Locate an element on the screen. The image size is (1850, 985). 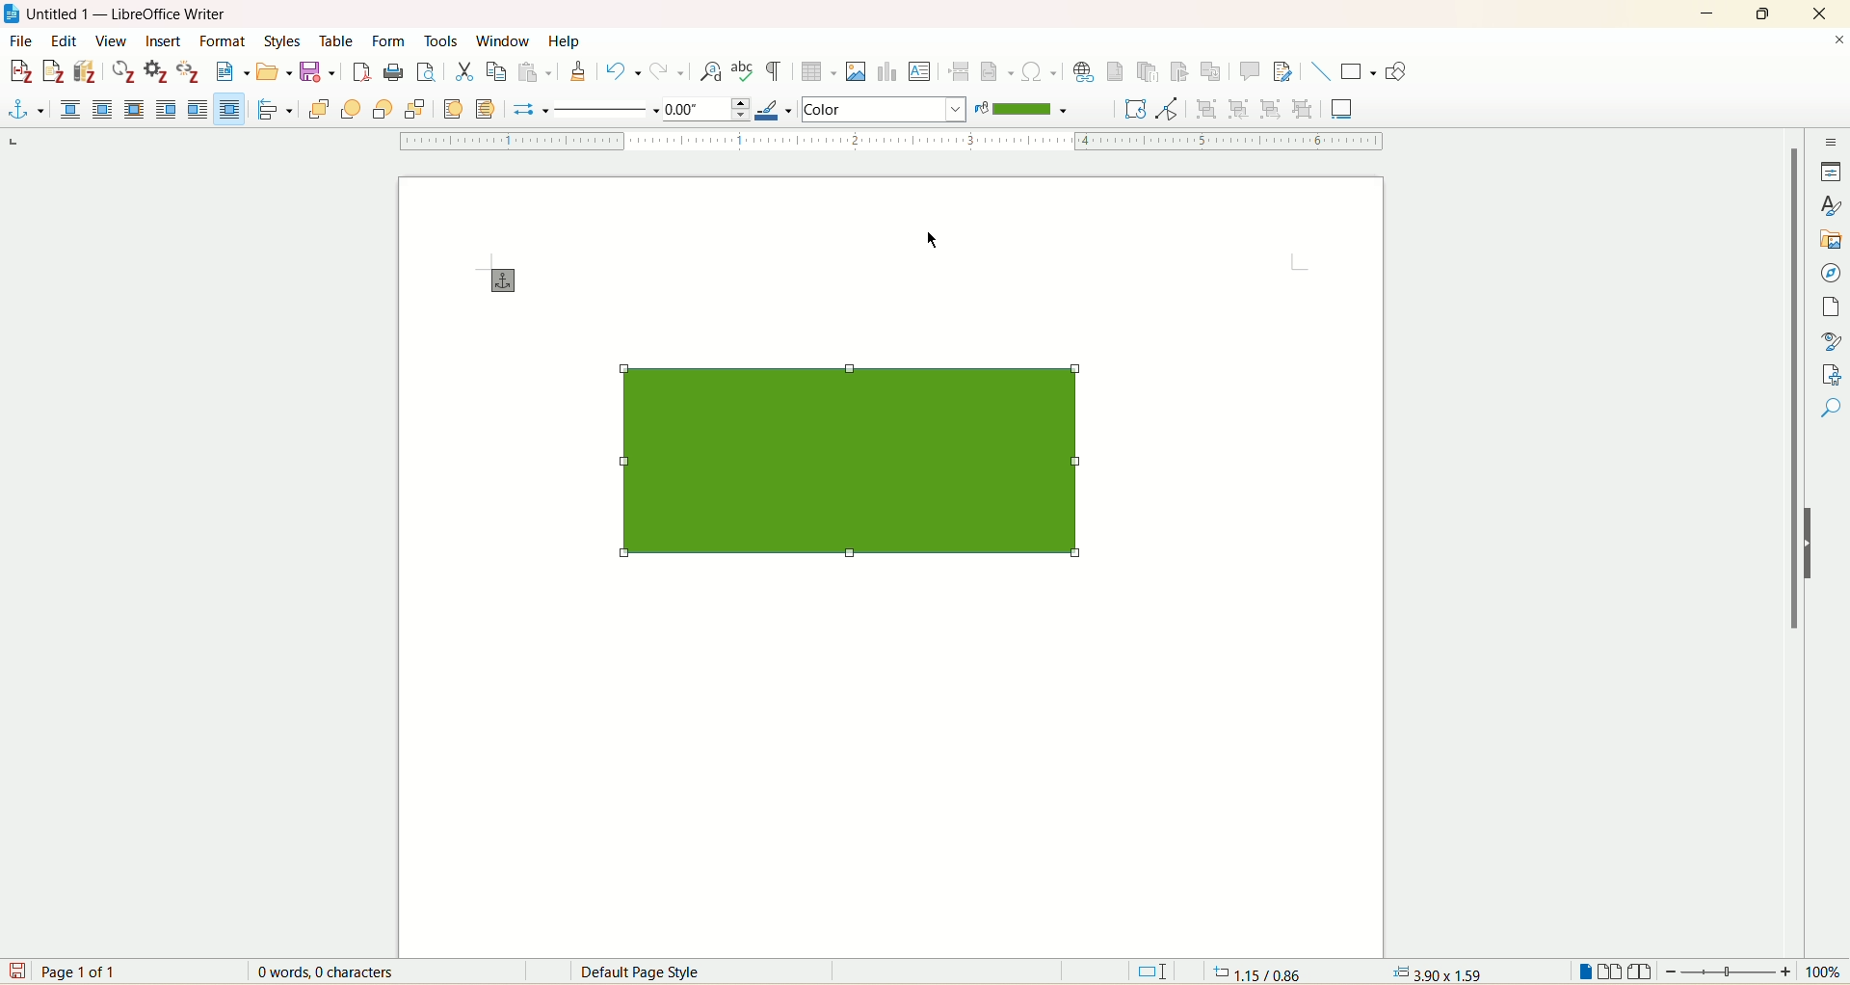
insert textbox is located at coordinates (922, 71).